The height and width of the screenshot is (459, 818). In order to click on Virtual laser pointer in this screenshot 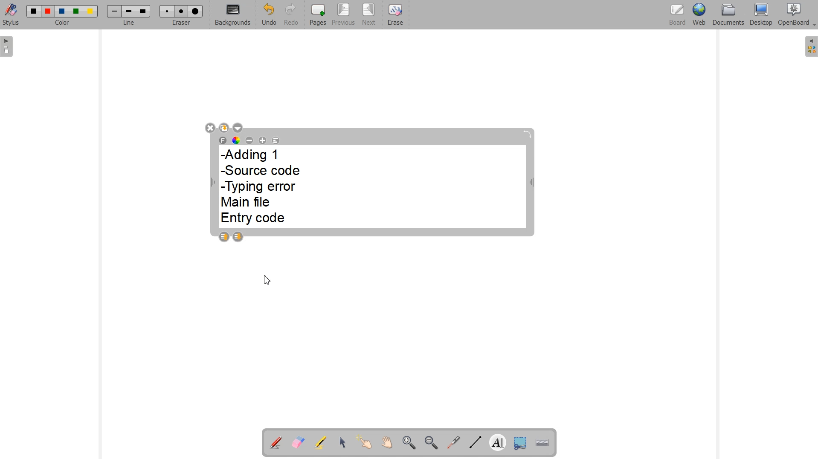, I will do `click(453, 442)`.